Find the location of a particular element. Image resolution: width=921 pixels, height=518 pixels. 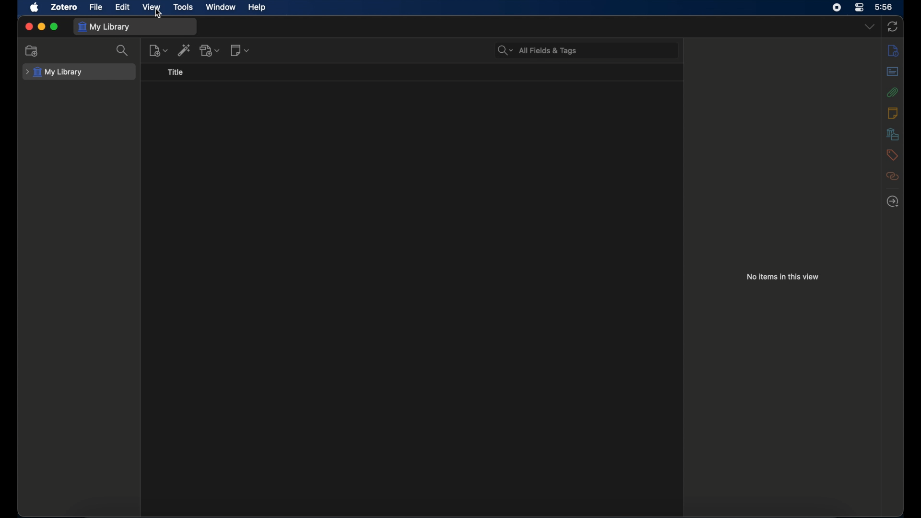

screen recorder is located at coordinates (837, 8).